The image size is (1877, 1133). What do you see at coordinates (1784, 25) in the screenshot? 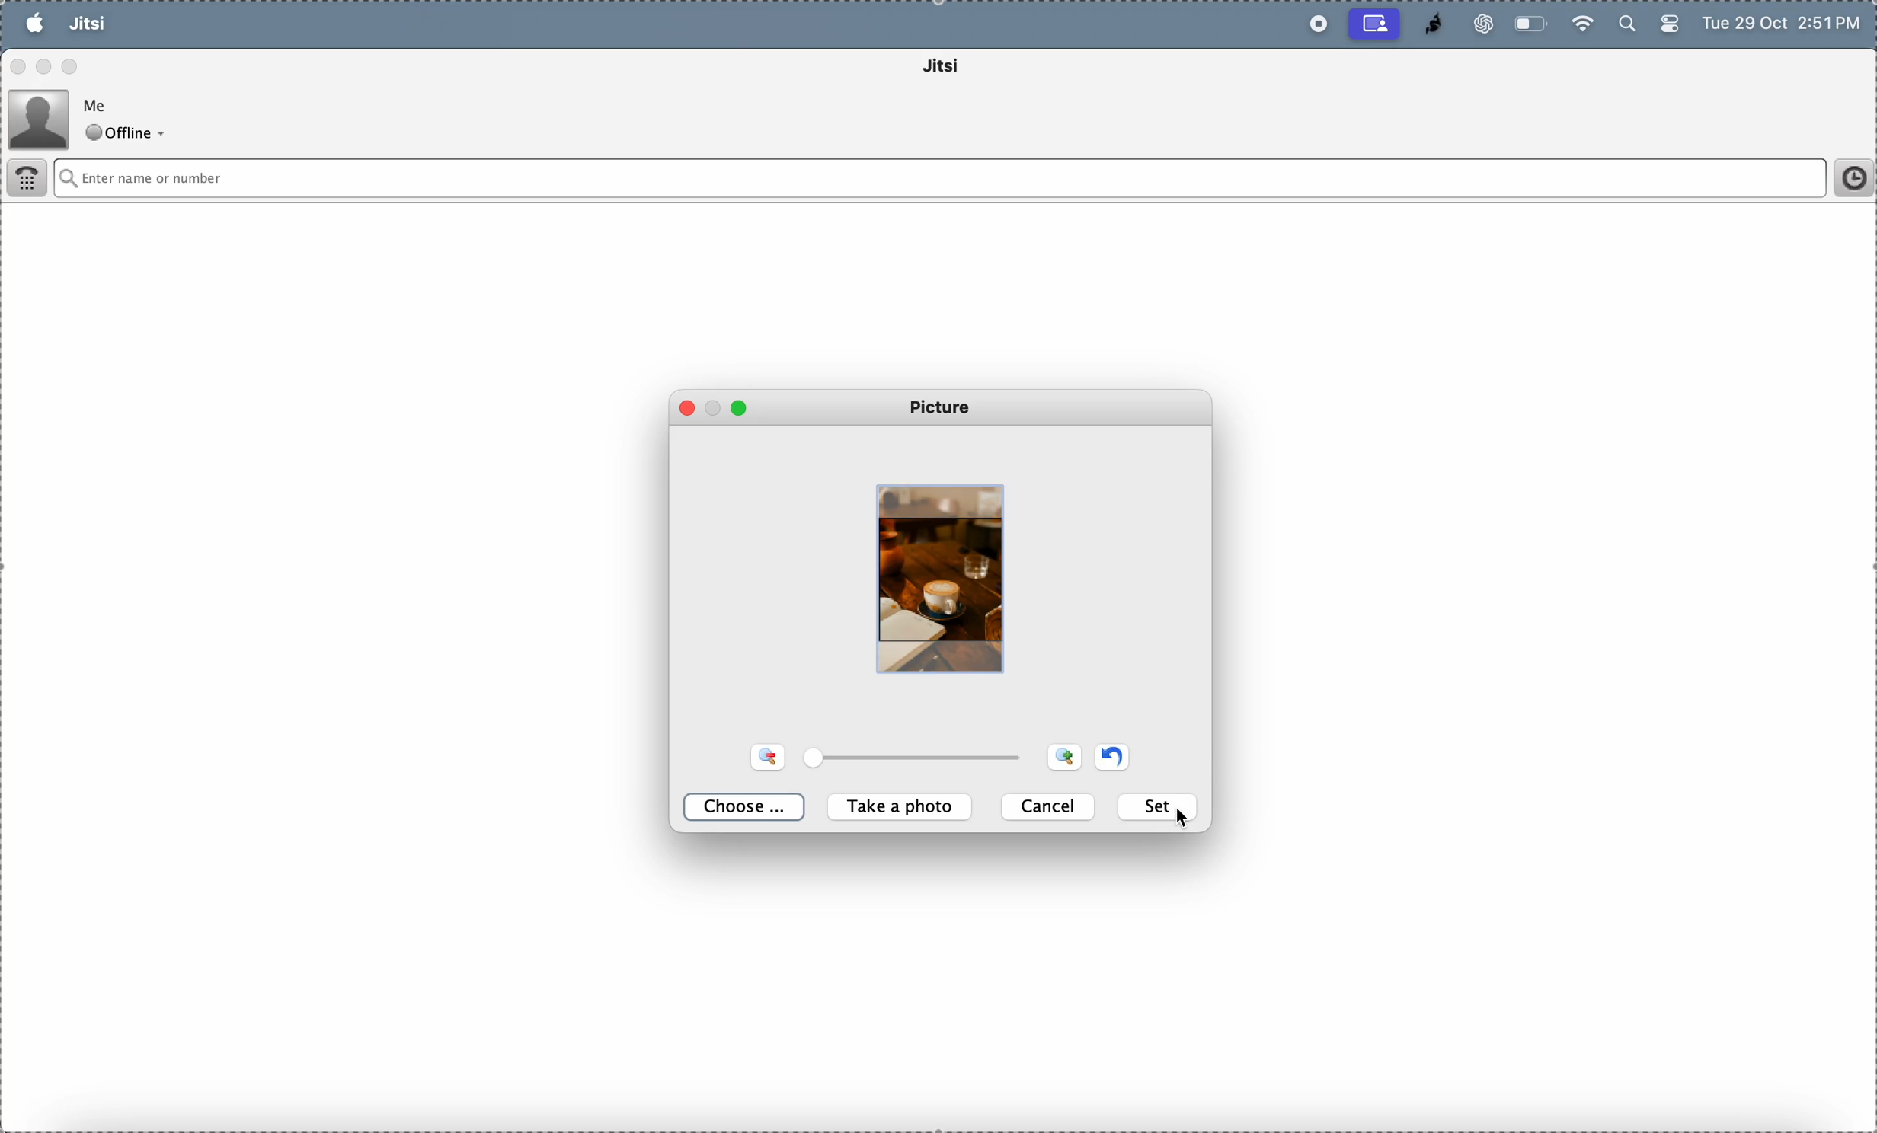
I see `Tue 29 Oct 2:51 PM` at bounding box center [1784, 25].